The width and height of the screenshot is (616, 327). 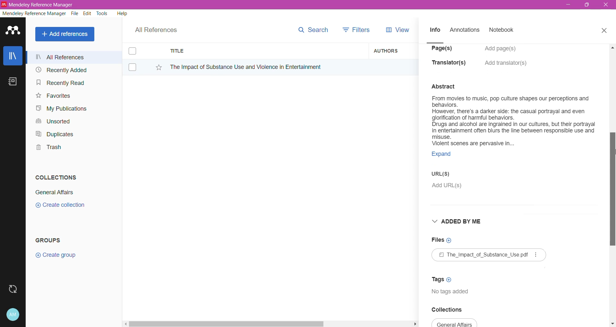 What do you see at coordinates (395, 30) in the screenshot?
I see `View` at bounding box center [395, 30].